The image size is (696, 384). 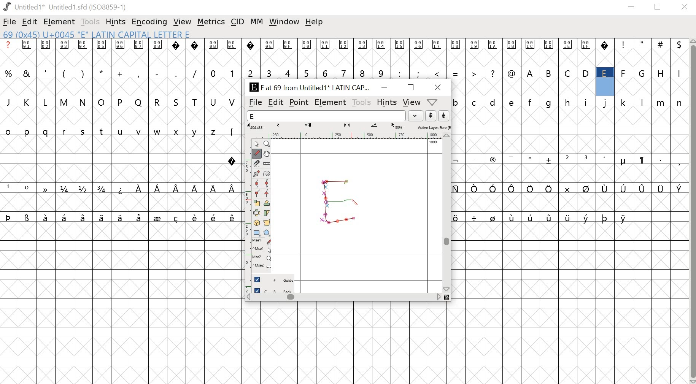 What do you see at coordinates (632, 8) in the screenshot?
I see `minimize` at bounding box center [632, 8].